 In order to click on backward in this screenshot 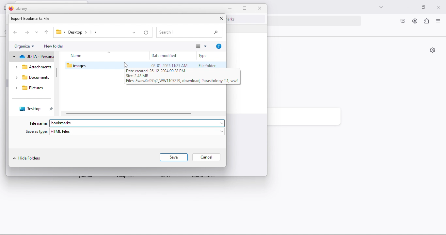, I will do `click(14, 32)`.